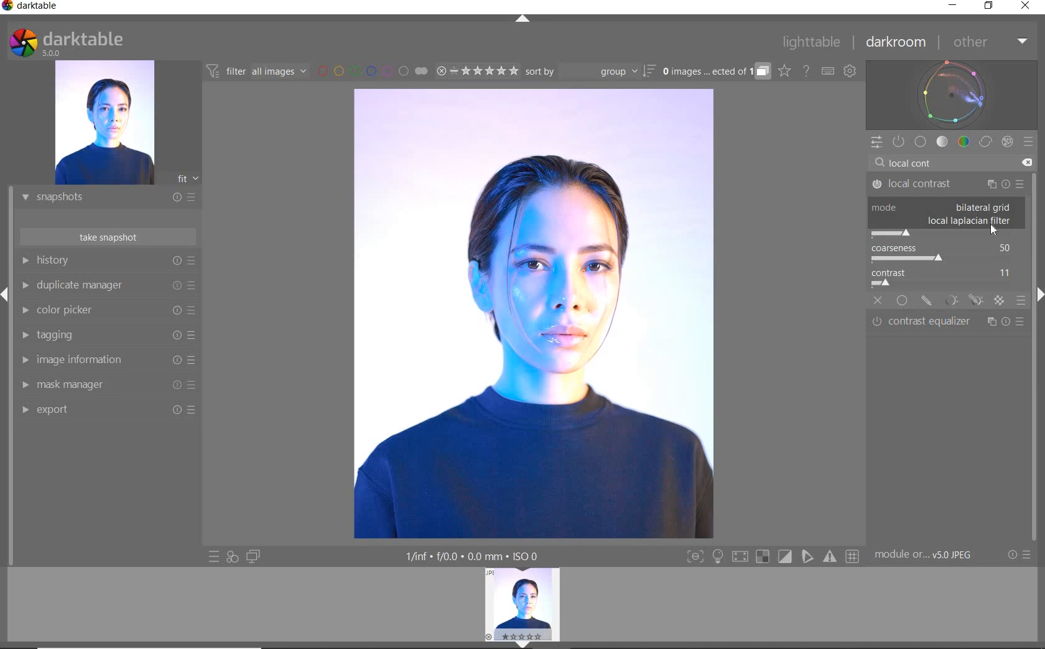 The image size is (1045, 649). I want to click on SELECTED IMAGE, so click(532, 311).